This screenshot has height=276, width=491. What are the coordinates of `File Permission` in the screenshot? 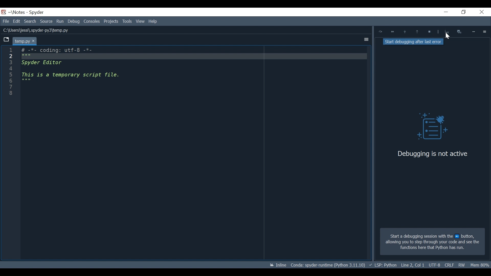 It's located at (462, 265).